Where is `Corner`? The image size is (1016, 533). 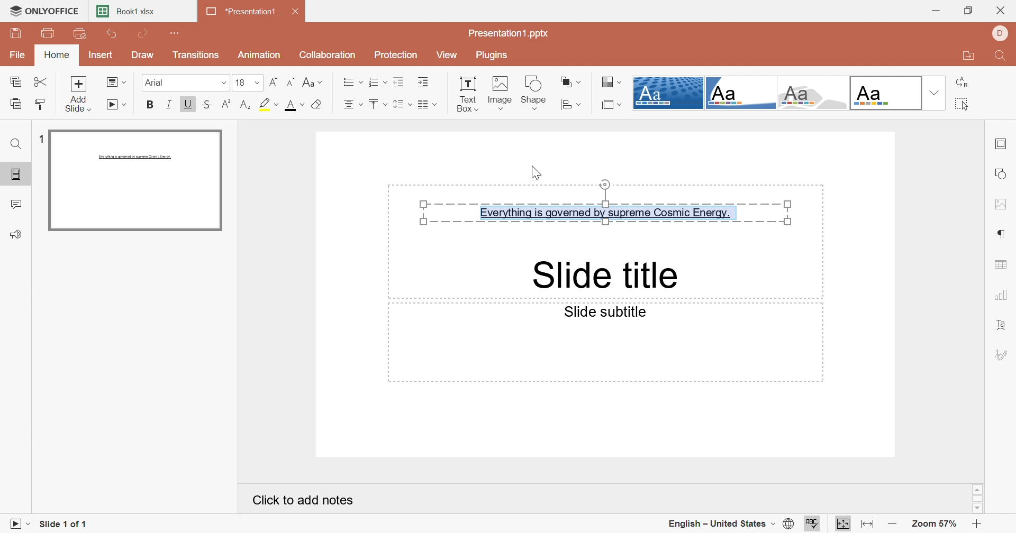
Corner is located at coordinates (431, 104).